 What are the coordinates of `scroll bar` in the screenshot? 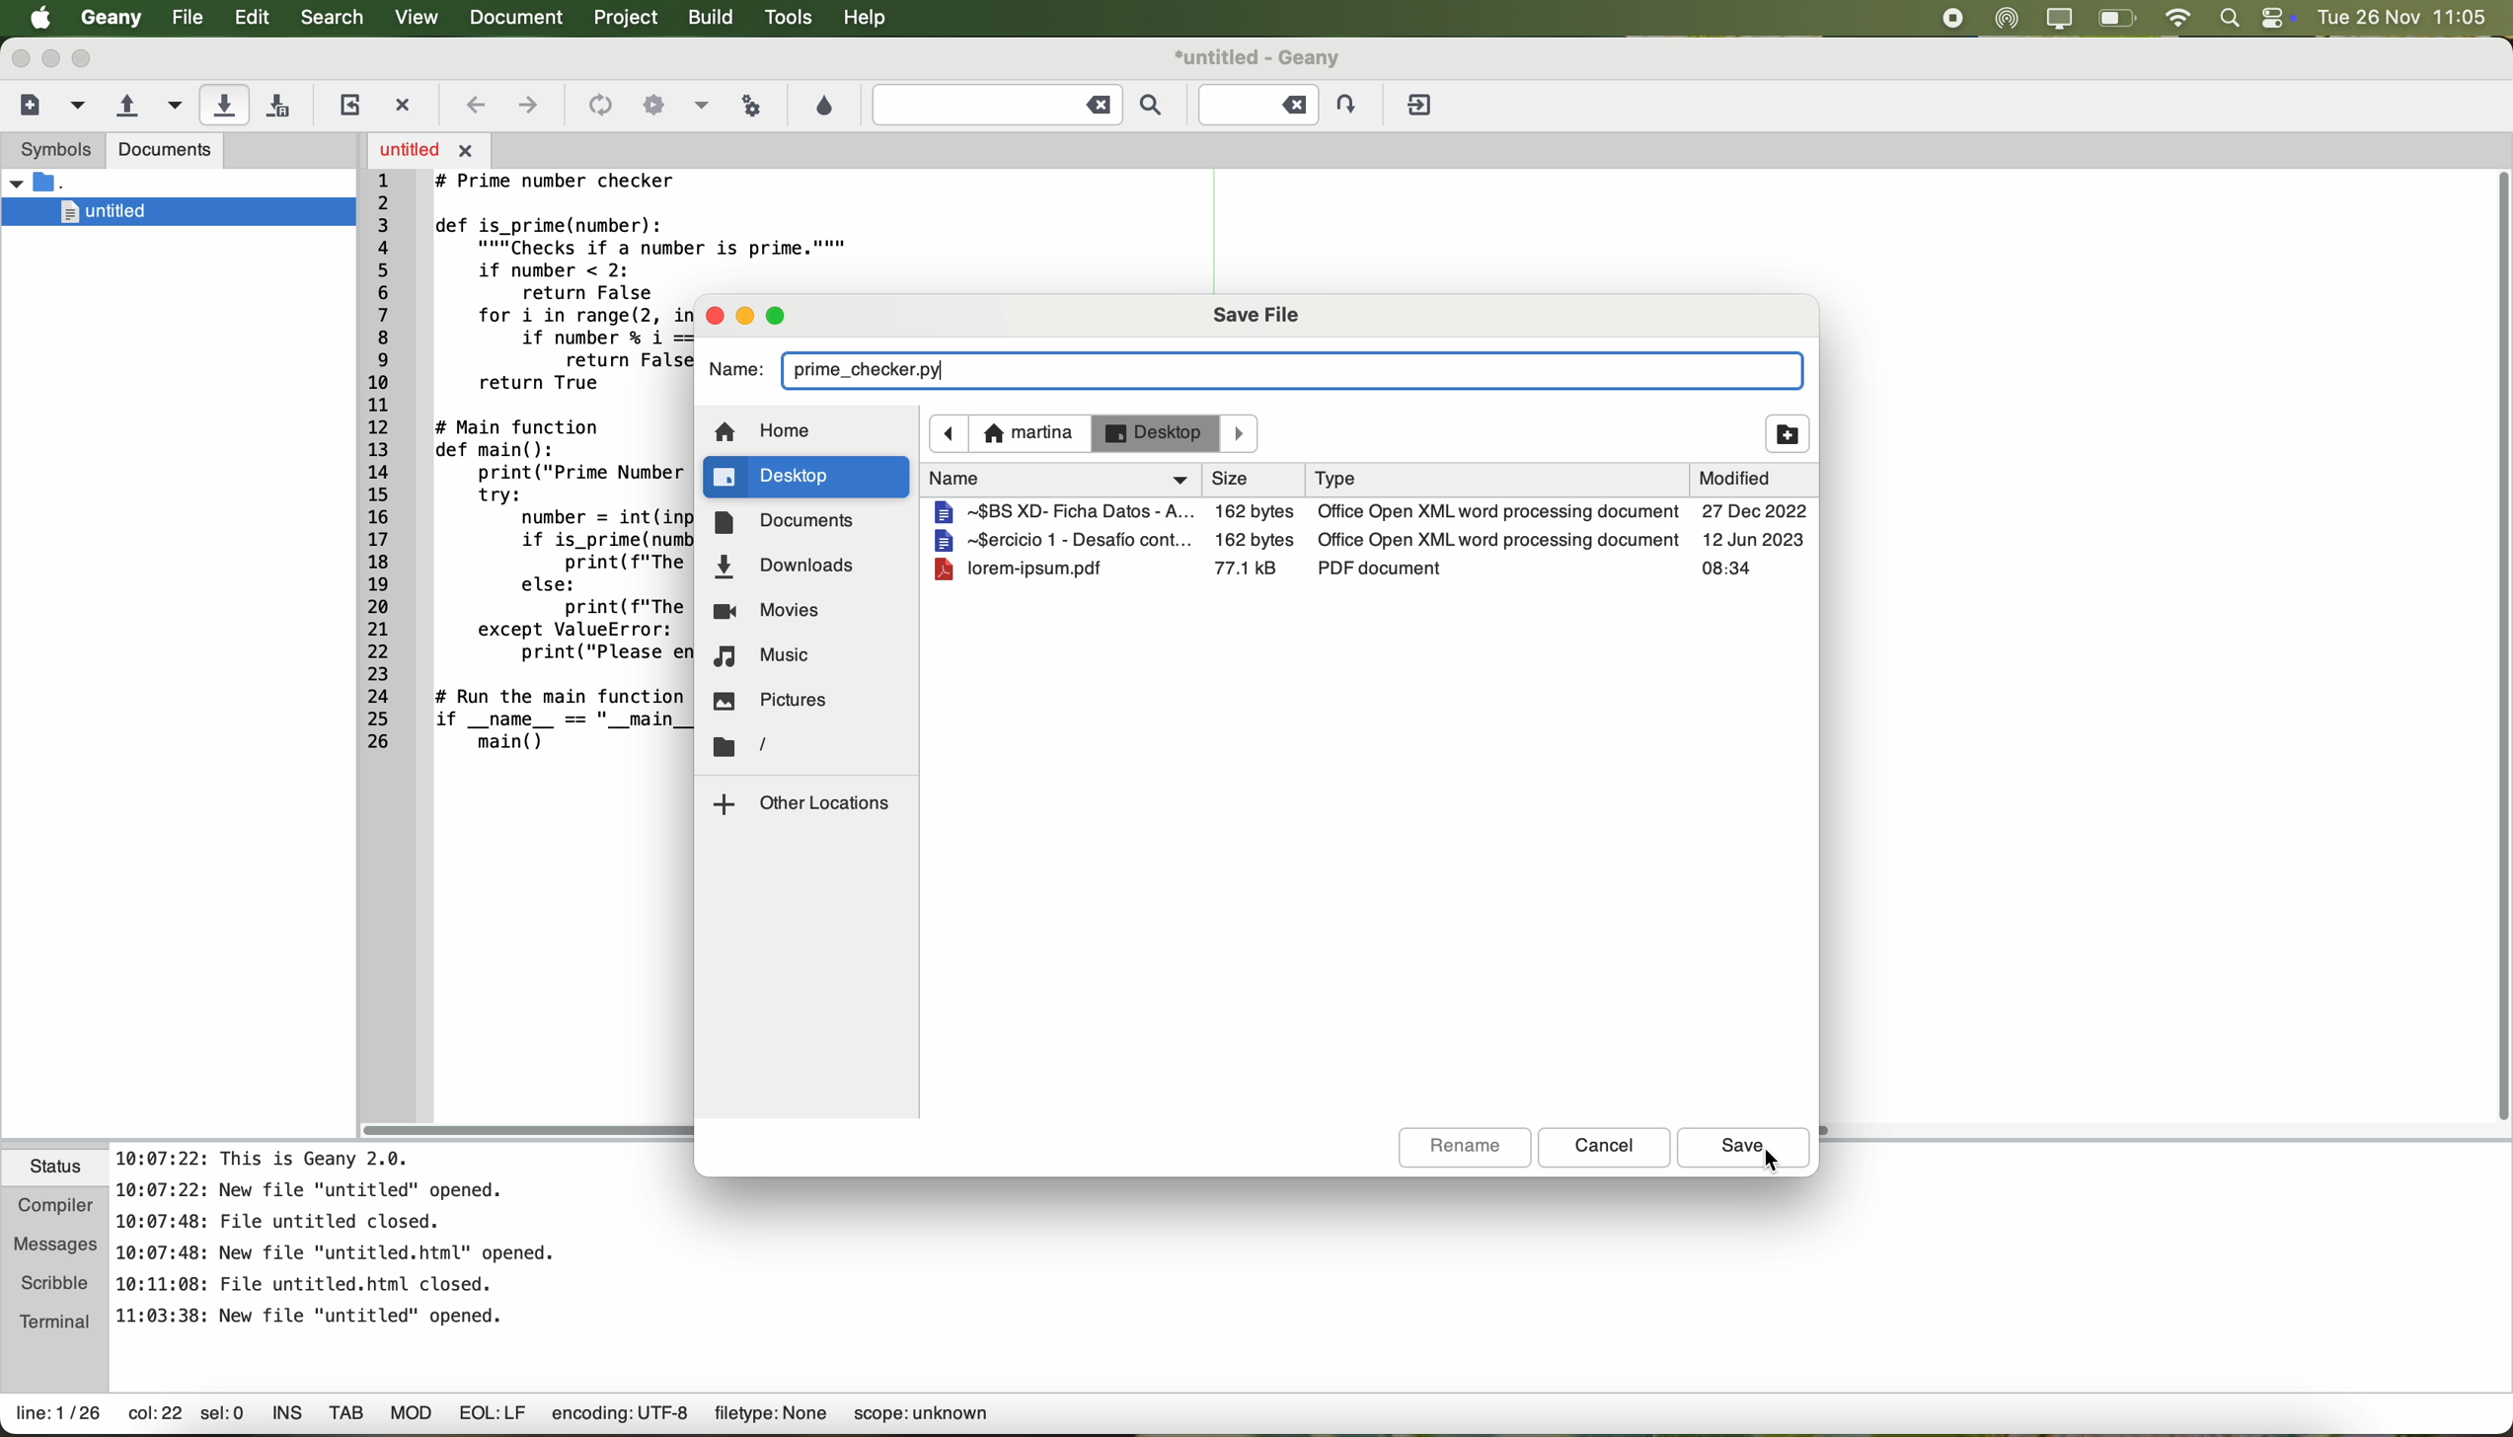 It's located at (529, 1131).